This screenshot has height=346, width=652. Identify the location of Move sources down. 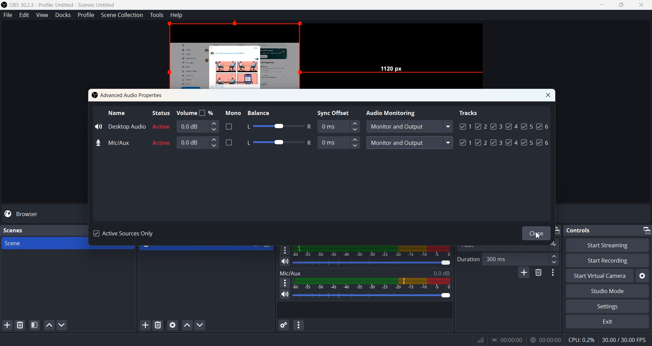
(200, 325).